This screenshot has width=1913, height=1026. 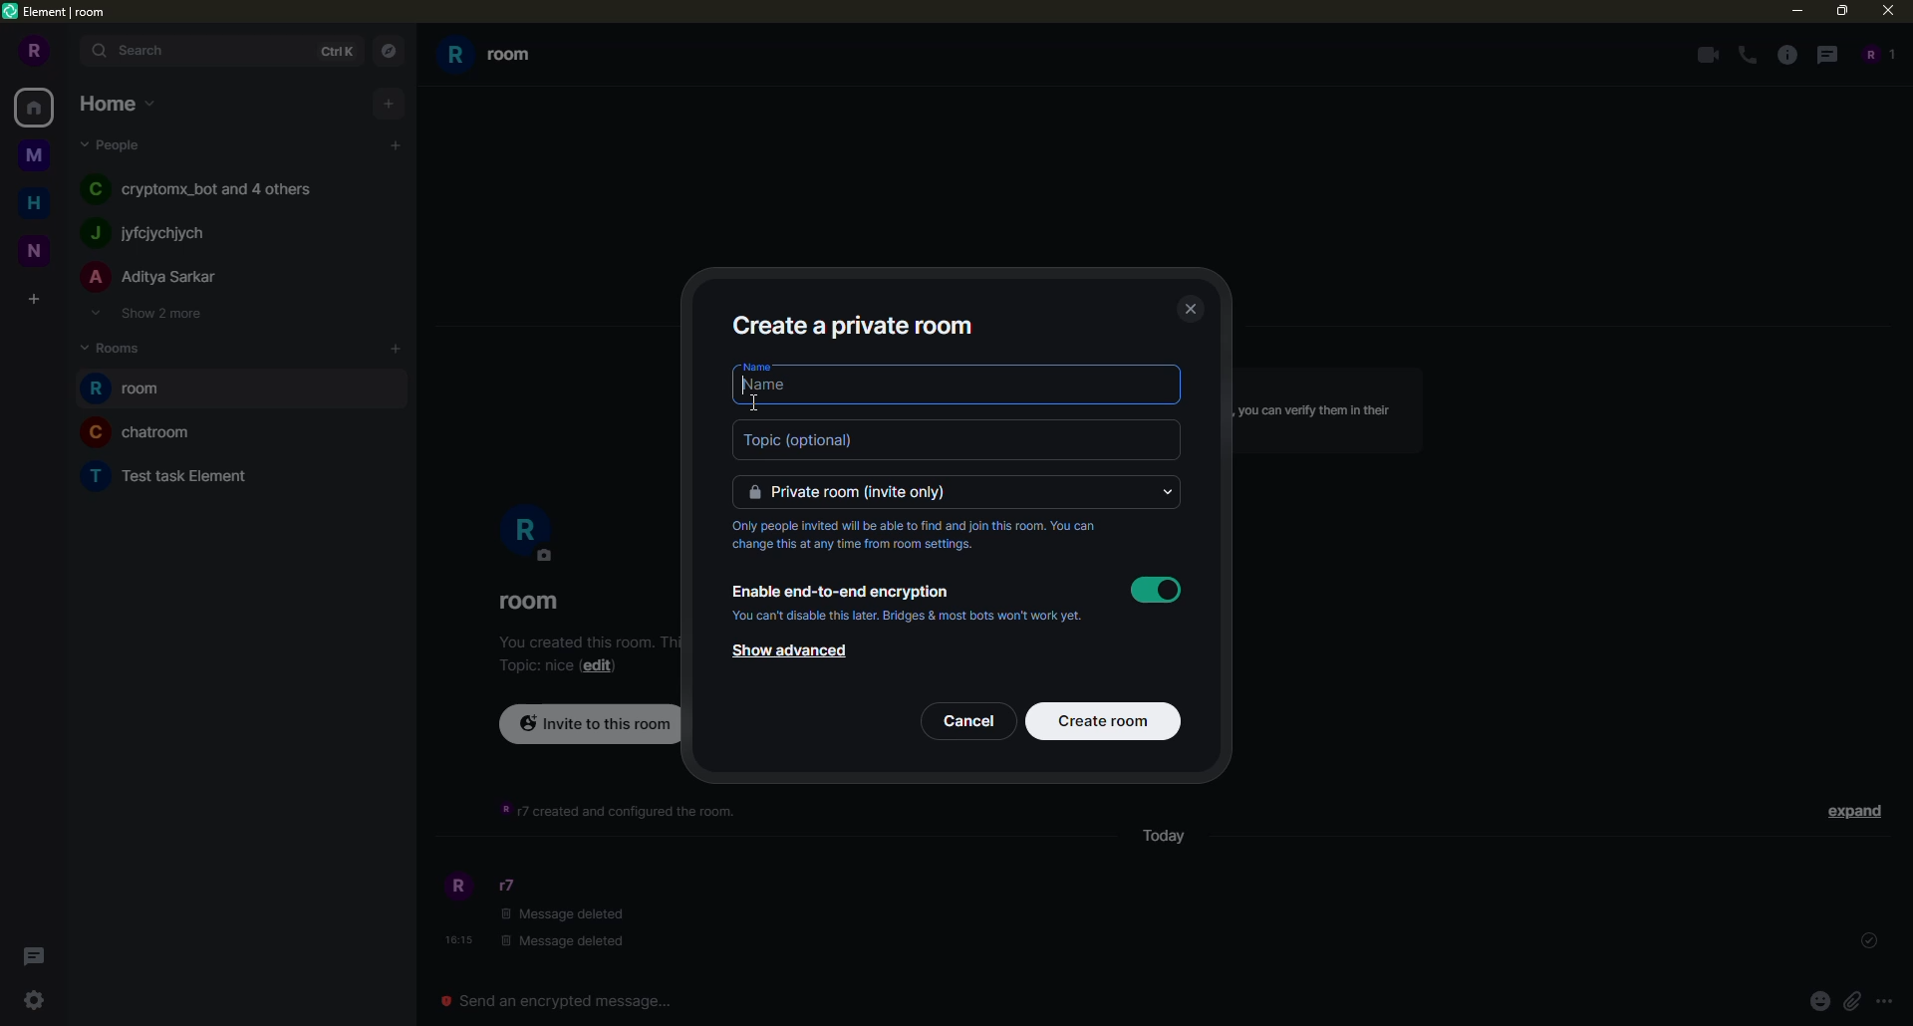 I want to click on room, so click(x=530, y=601).